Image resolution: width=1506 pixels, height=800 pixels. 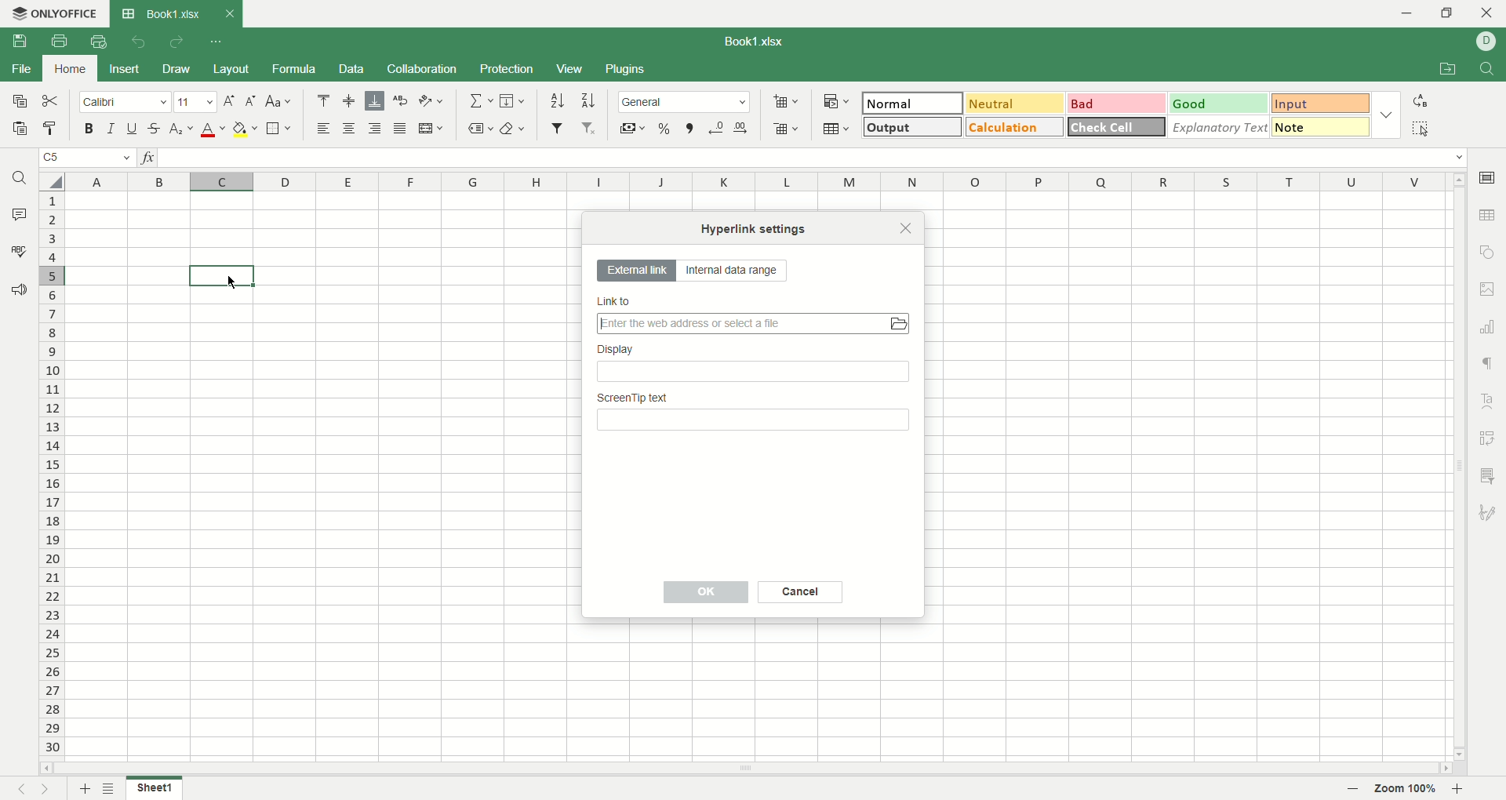 I want to click on data, so click(x=351, y=69).